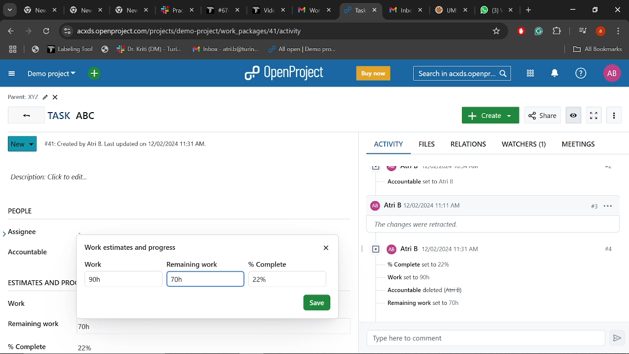 The height and width of the screenshot is (354, 629). Describe the element at coordinates (618, 31) in the screenshot. I see `Control and customize chrome` at that location.